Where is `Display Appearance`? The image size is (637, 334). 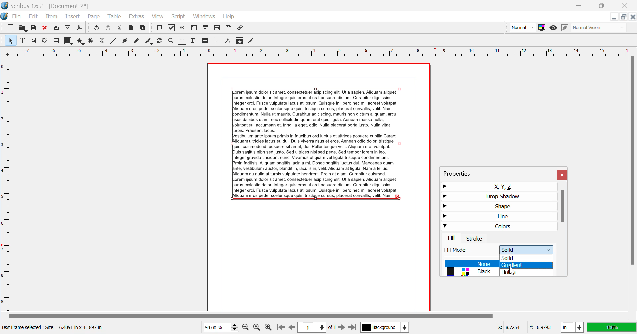 Display Appearance is located at coordinates (612, 327).